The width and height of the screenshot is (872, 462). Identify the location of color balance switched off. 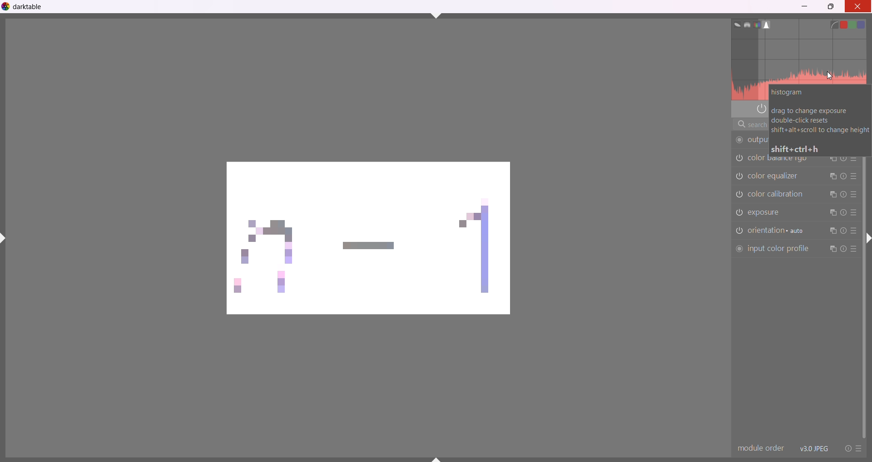
(738, 195).